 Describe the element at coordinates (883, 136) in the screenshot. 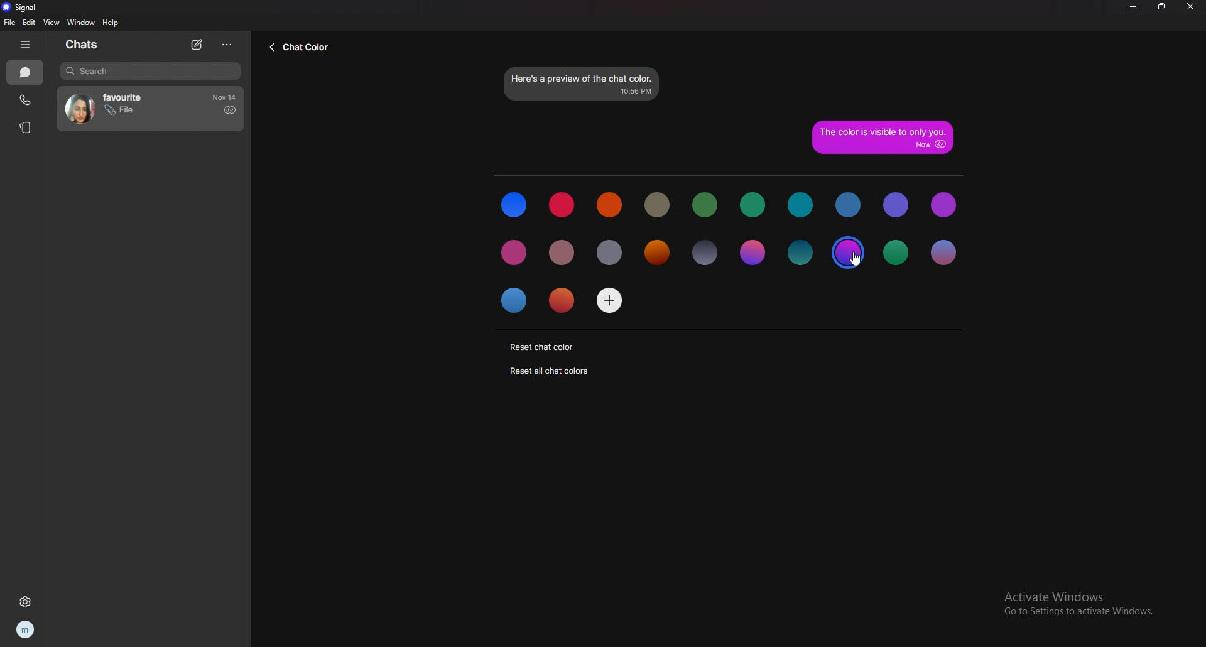

I see `preview text` at that location.